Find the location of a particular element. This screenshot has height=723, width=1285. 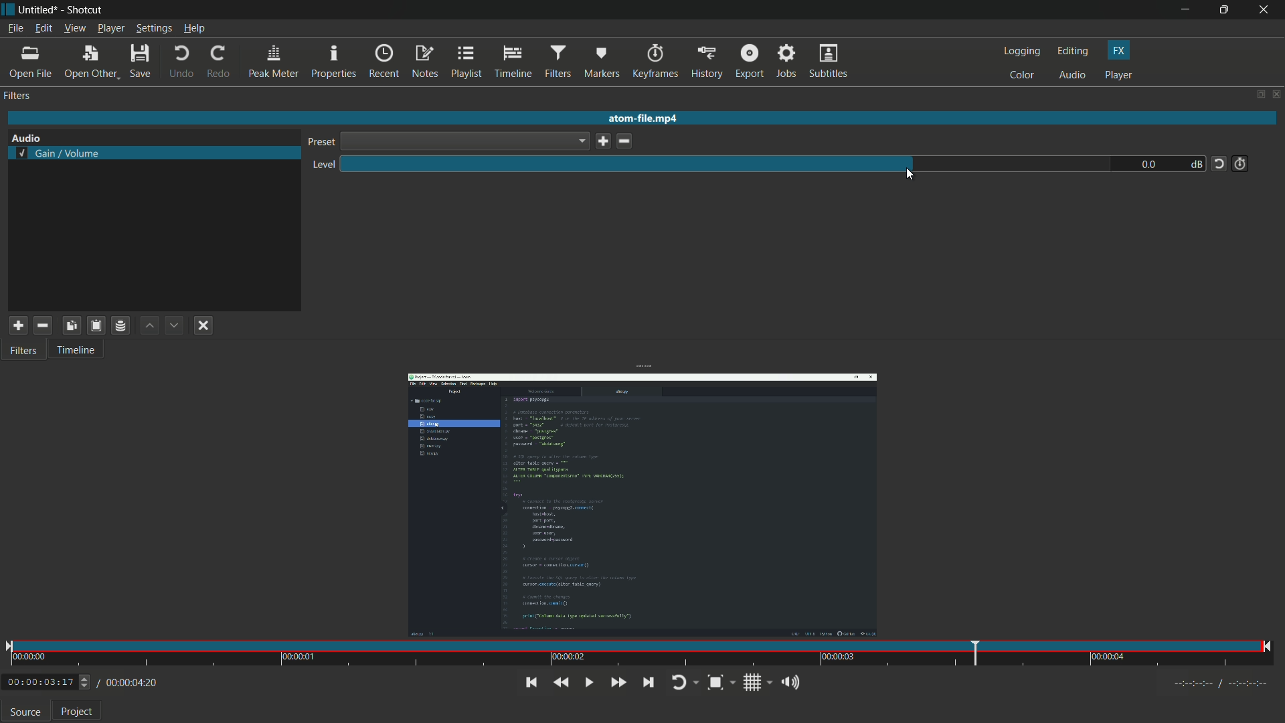

fx is located at coordinates (1118, 51).